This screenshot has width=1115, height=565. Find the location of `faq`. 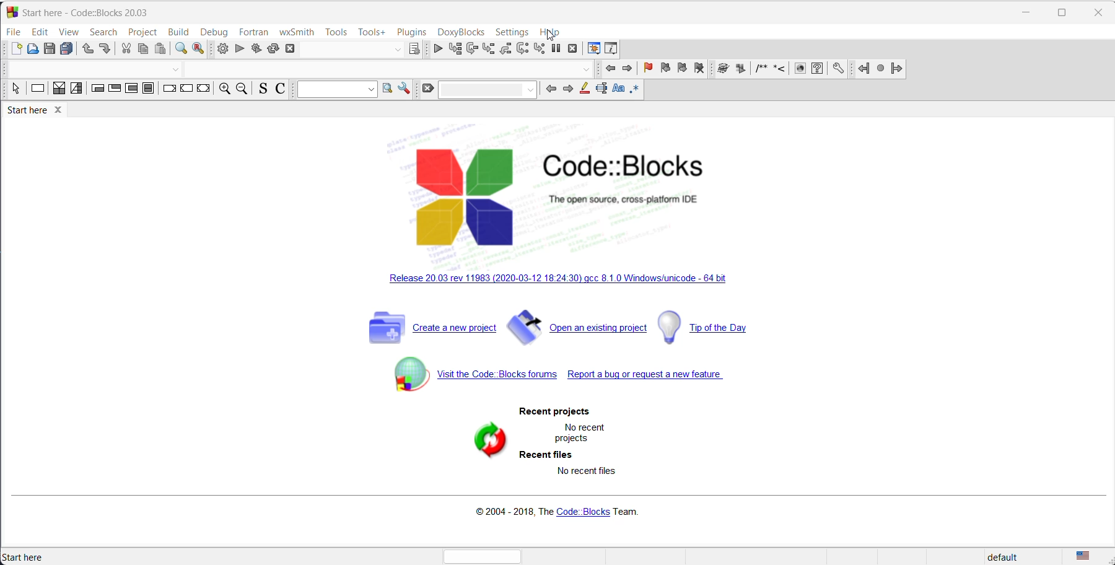

faq is located at coordinates (818, 69).